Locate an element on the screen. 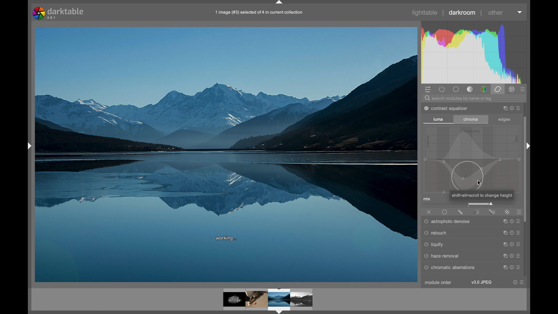 This screenshot has width=558, height=314. lighttable is located at coordinates (425, 13).